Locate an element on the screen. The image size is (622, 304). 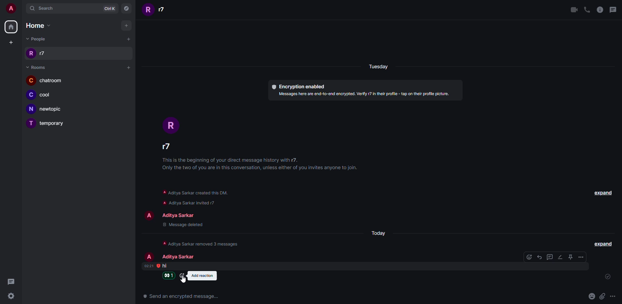
home is located at coordinates (11, 27).